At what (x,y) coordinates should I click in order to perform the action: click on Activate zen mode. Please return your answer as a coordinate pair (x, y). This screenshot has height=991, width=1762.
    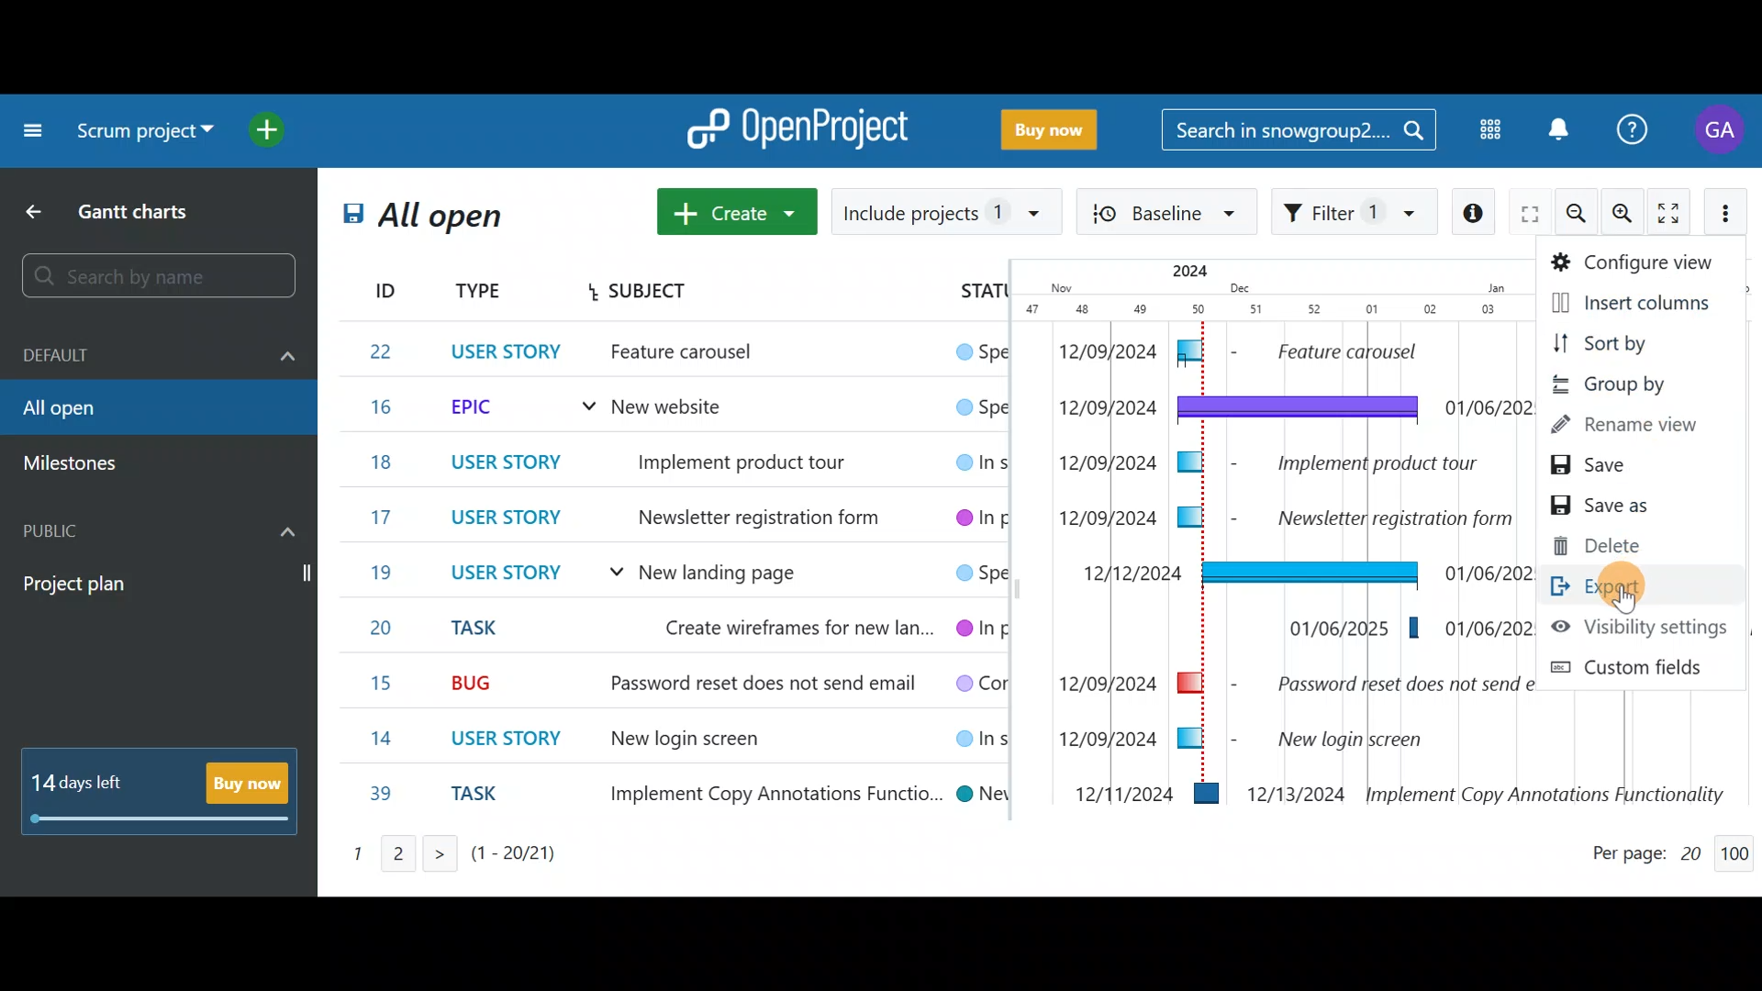
    Looking at the image, I should click on (1669, 213).